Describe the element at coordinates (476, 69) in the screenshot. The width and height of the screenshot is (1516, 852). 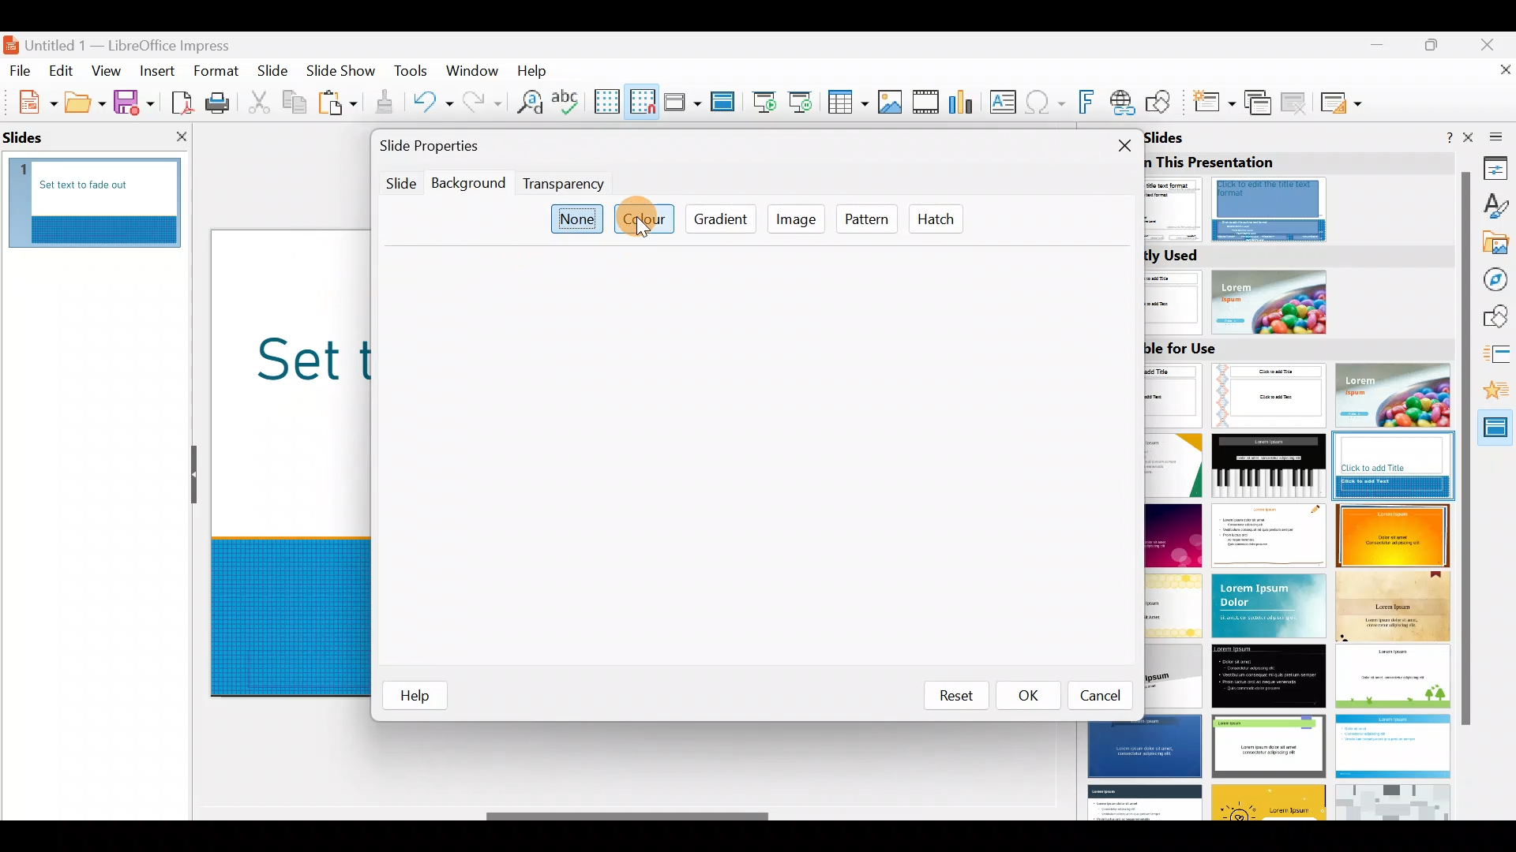
I see `Window` at that location.